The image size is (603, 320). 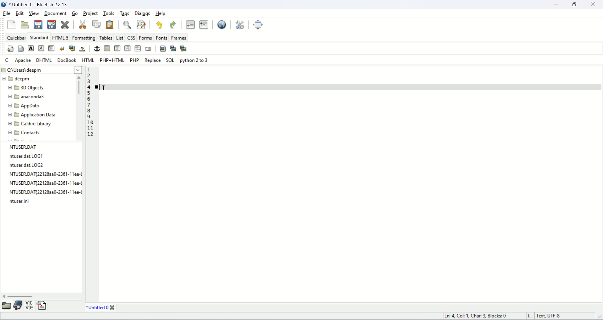 I want to click on NTUSER.DAT, so click(x=27, y=147).